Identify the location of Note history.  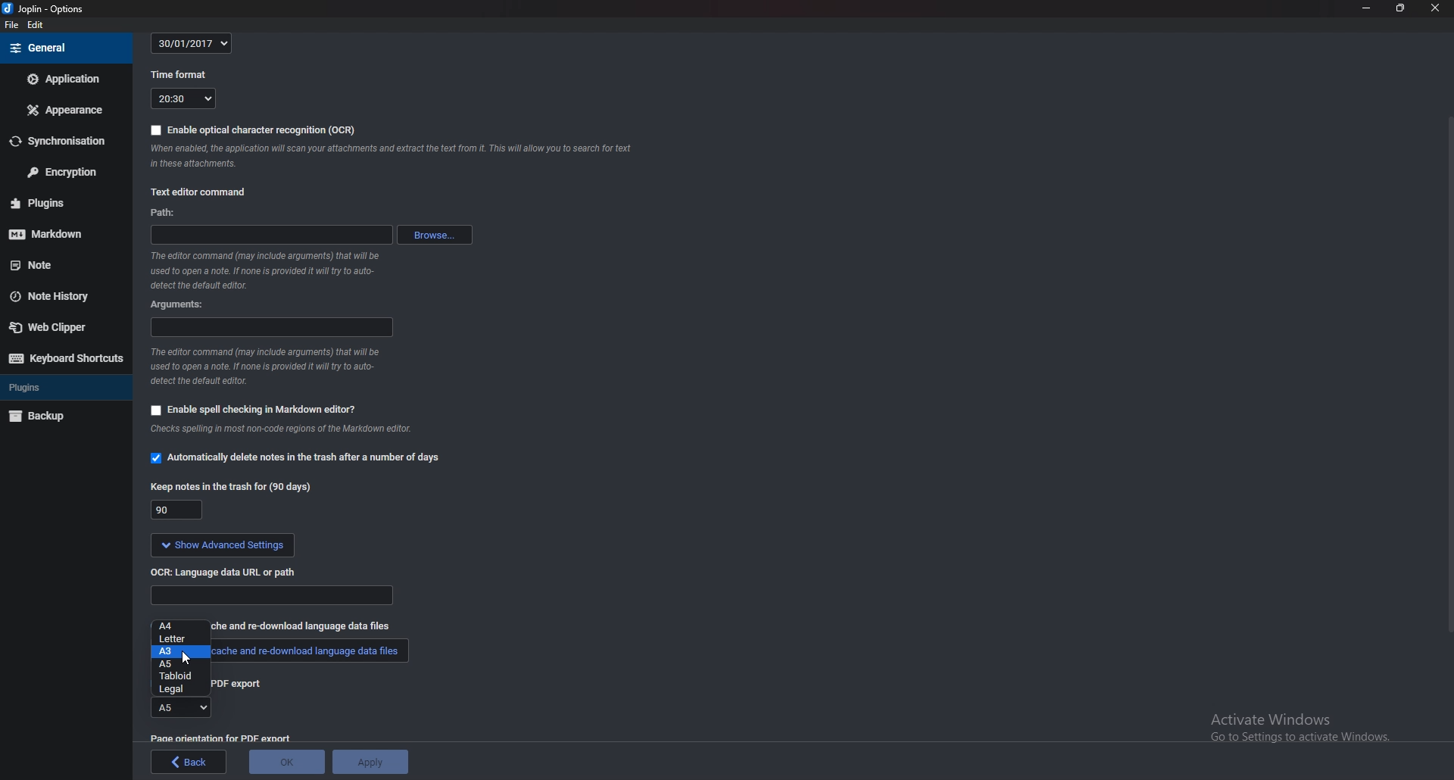
(58, 298).